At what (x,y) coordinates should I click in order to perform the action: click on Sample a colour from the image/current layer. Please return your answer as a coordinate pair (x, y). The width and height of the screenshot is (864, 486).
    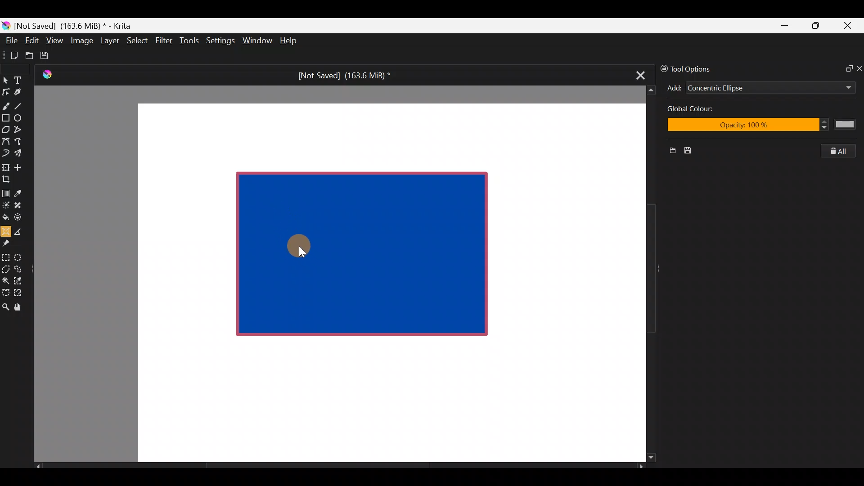
    Looking at the image, I should click on (21, 192).